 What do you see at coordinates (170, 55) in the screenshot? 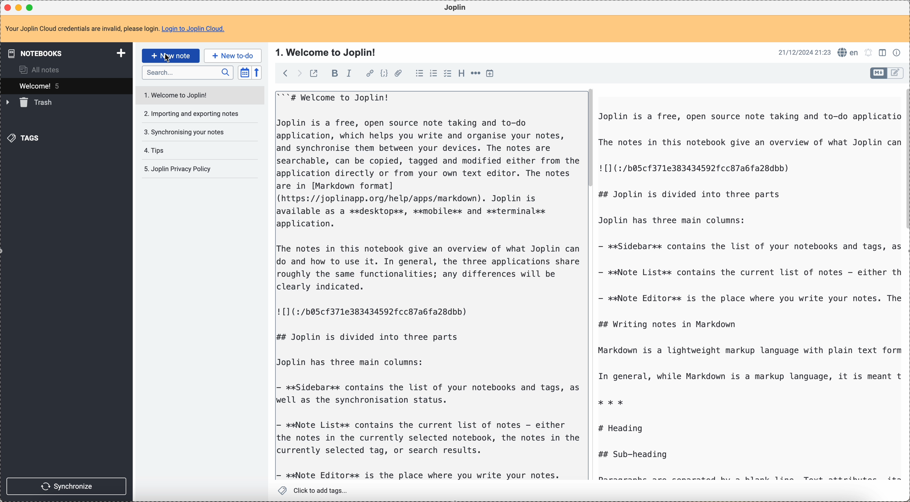
I see `click on new note` at bounding box center [170, 55].